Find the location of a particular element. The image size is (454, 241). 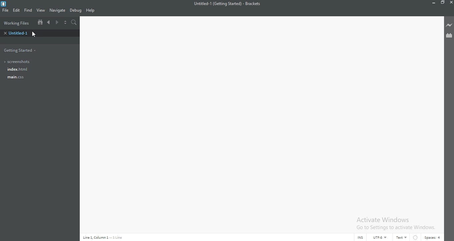

Index.html is located at coordinates (17, 70).